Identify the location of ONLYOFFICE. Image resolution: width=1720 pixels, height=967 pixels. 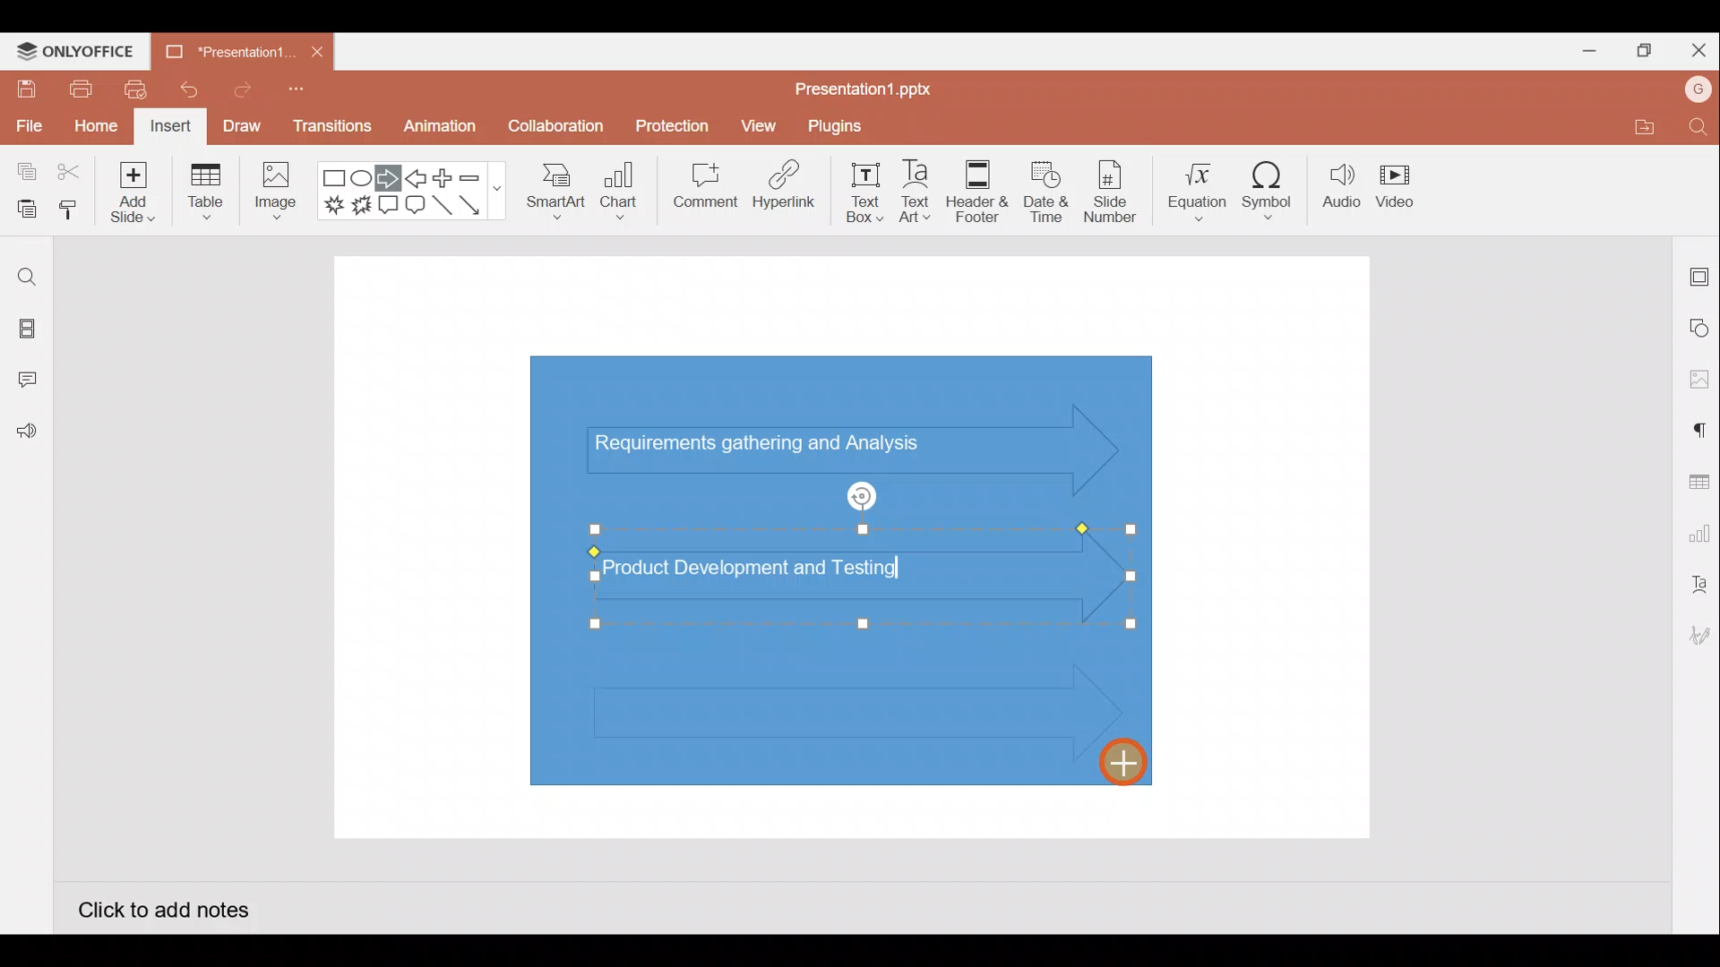
(76, 51).